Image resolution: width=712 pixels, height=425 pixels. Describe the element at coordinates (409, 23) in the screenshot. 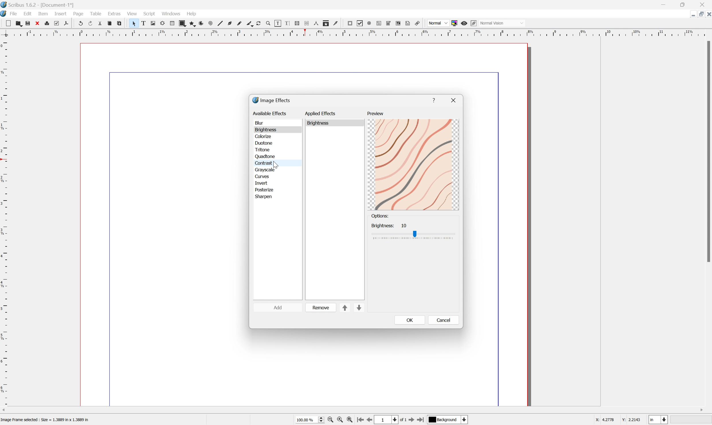

I see `text annotation` at that location.